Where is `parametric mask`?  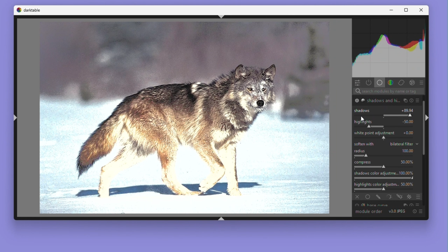
parametric mask is located at coordinates (387, 197).